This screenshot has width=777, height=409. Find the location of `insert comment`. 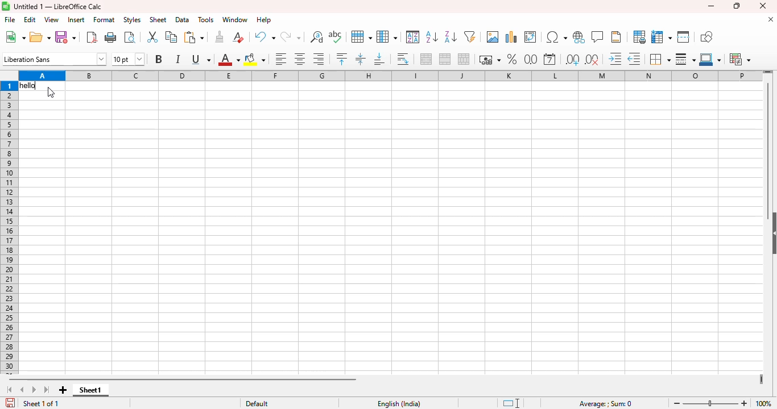

insert comment is located at coordinates (598, 36).